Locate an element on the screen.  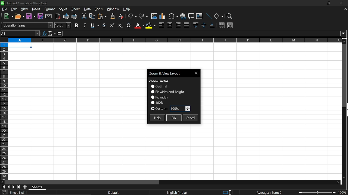
help is located at coordinates (157, 118).